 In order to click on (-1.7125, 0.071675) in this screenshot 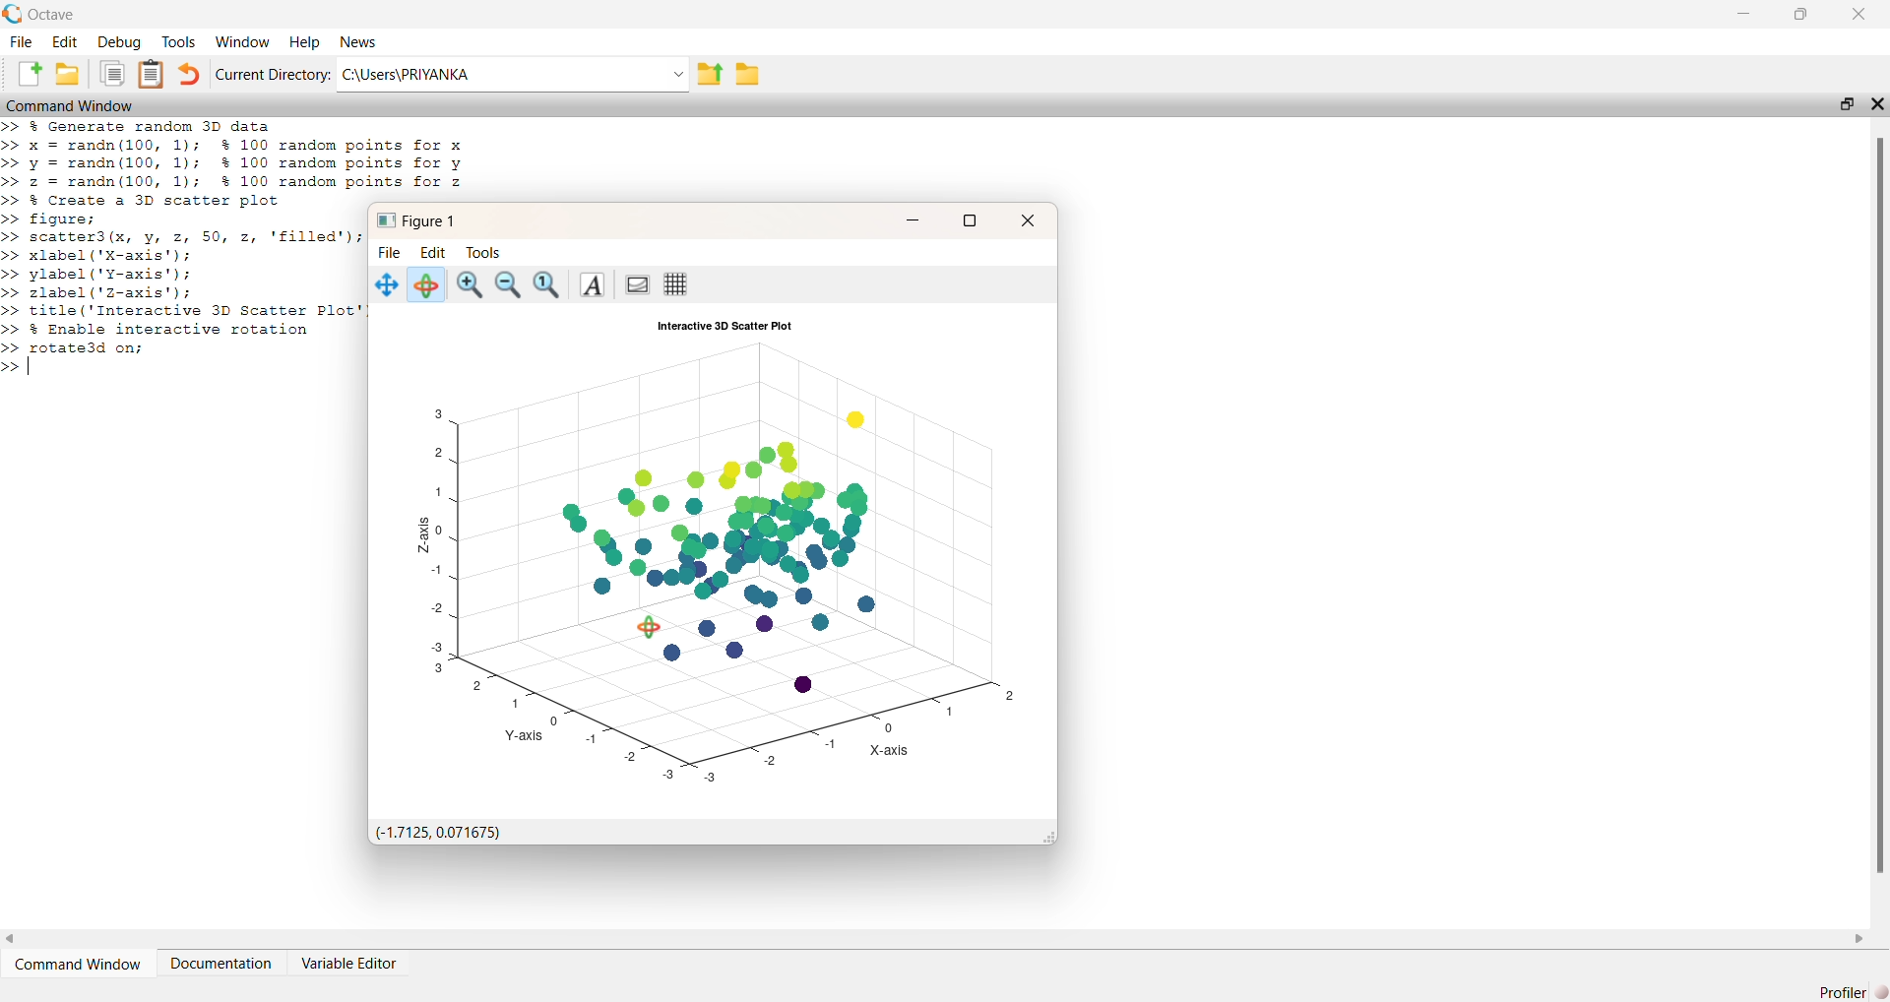, I will do `click(435, 833)`.